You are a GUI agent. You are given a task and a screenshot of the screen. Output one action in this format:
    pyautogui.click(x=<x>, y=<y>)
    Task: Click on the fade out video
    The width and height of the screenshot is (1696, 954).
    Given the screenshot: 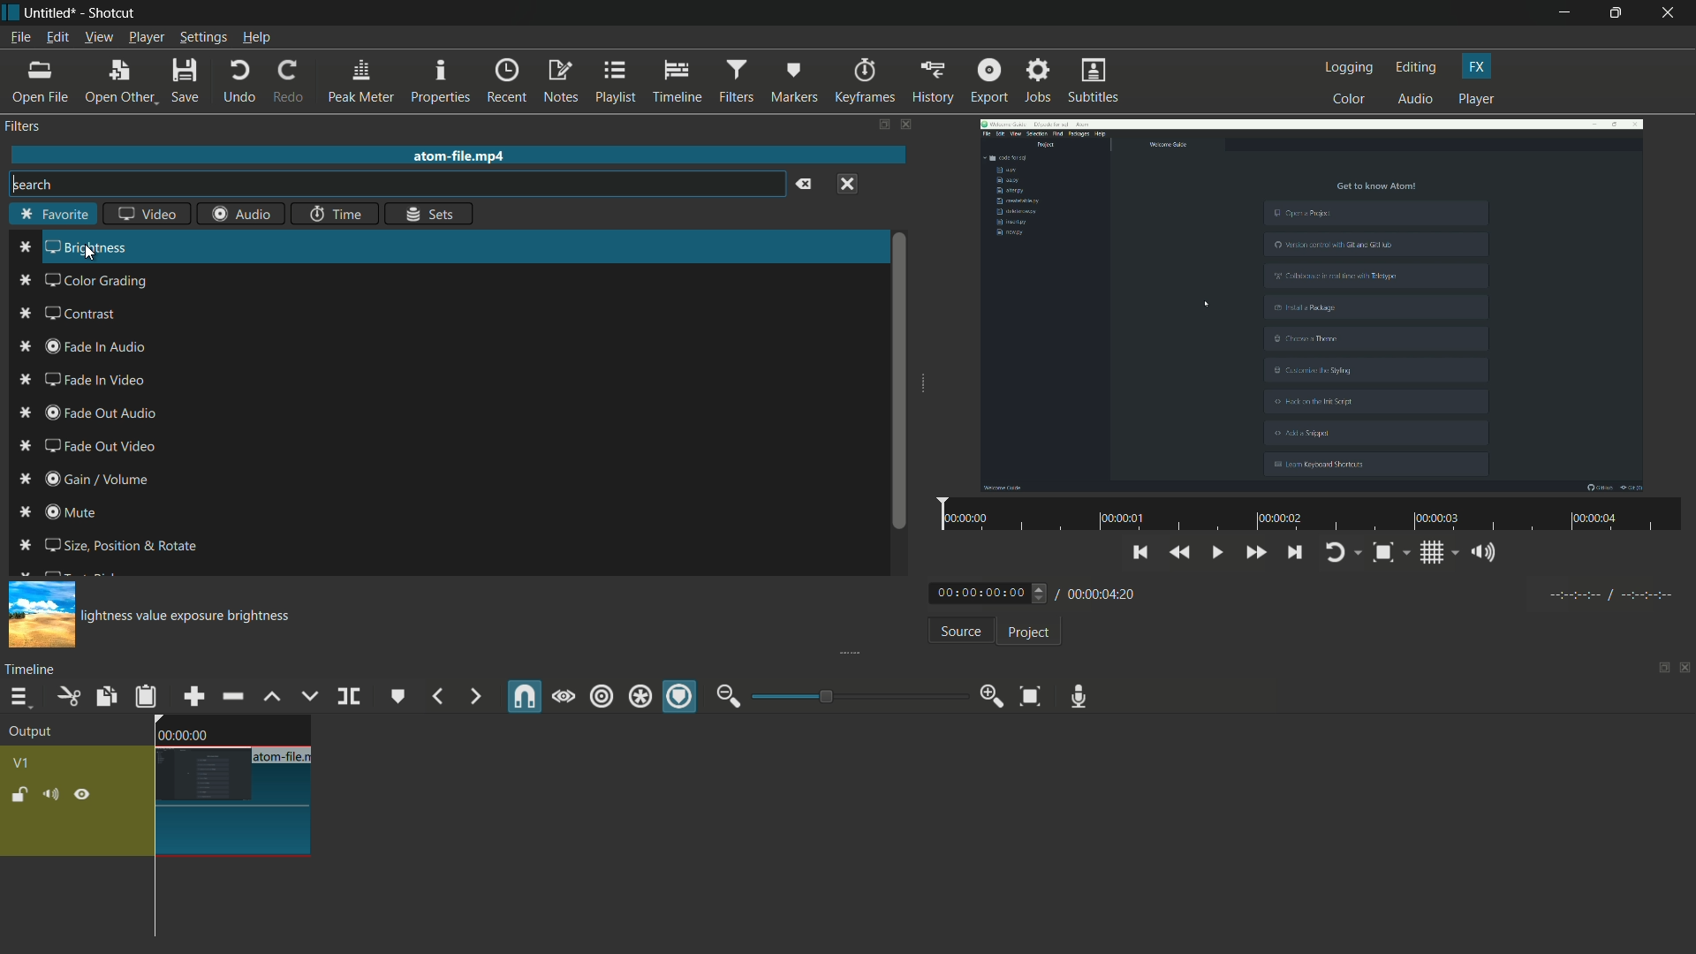 What is the action you would take?
    pyautogui.click(x=100, y=445)
    